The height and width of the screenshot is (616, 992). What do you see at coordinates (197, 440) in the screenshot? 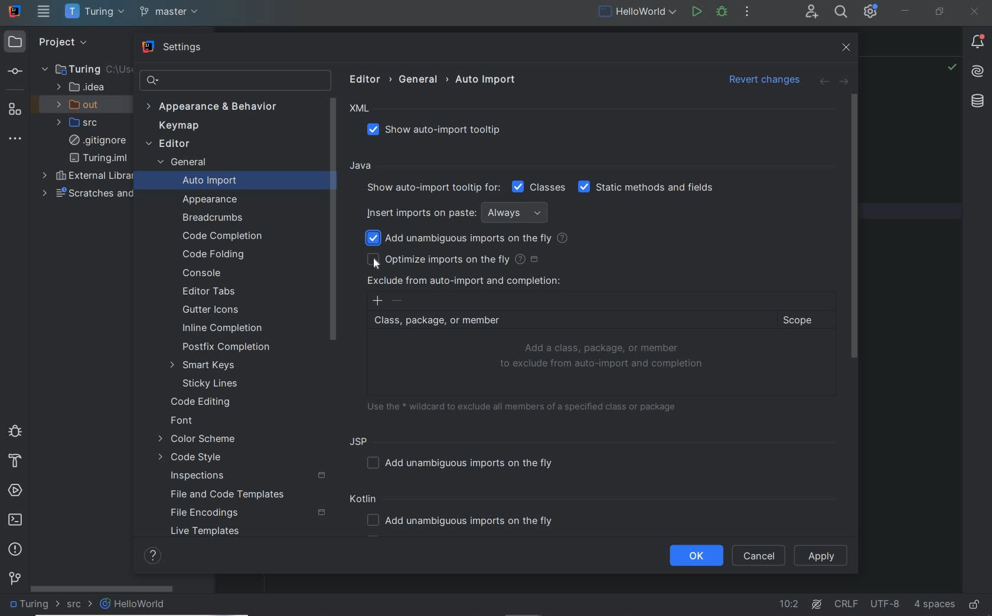
I see `COLOR SCHEME` at bounding box center [197, 440].